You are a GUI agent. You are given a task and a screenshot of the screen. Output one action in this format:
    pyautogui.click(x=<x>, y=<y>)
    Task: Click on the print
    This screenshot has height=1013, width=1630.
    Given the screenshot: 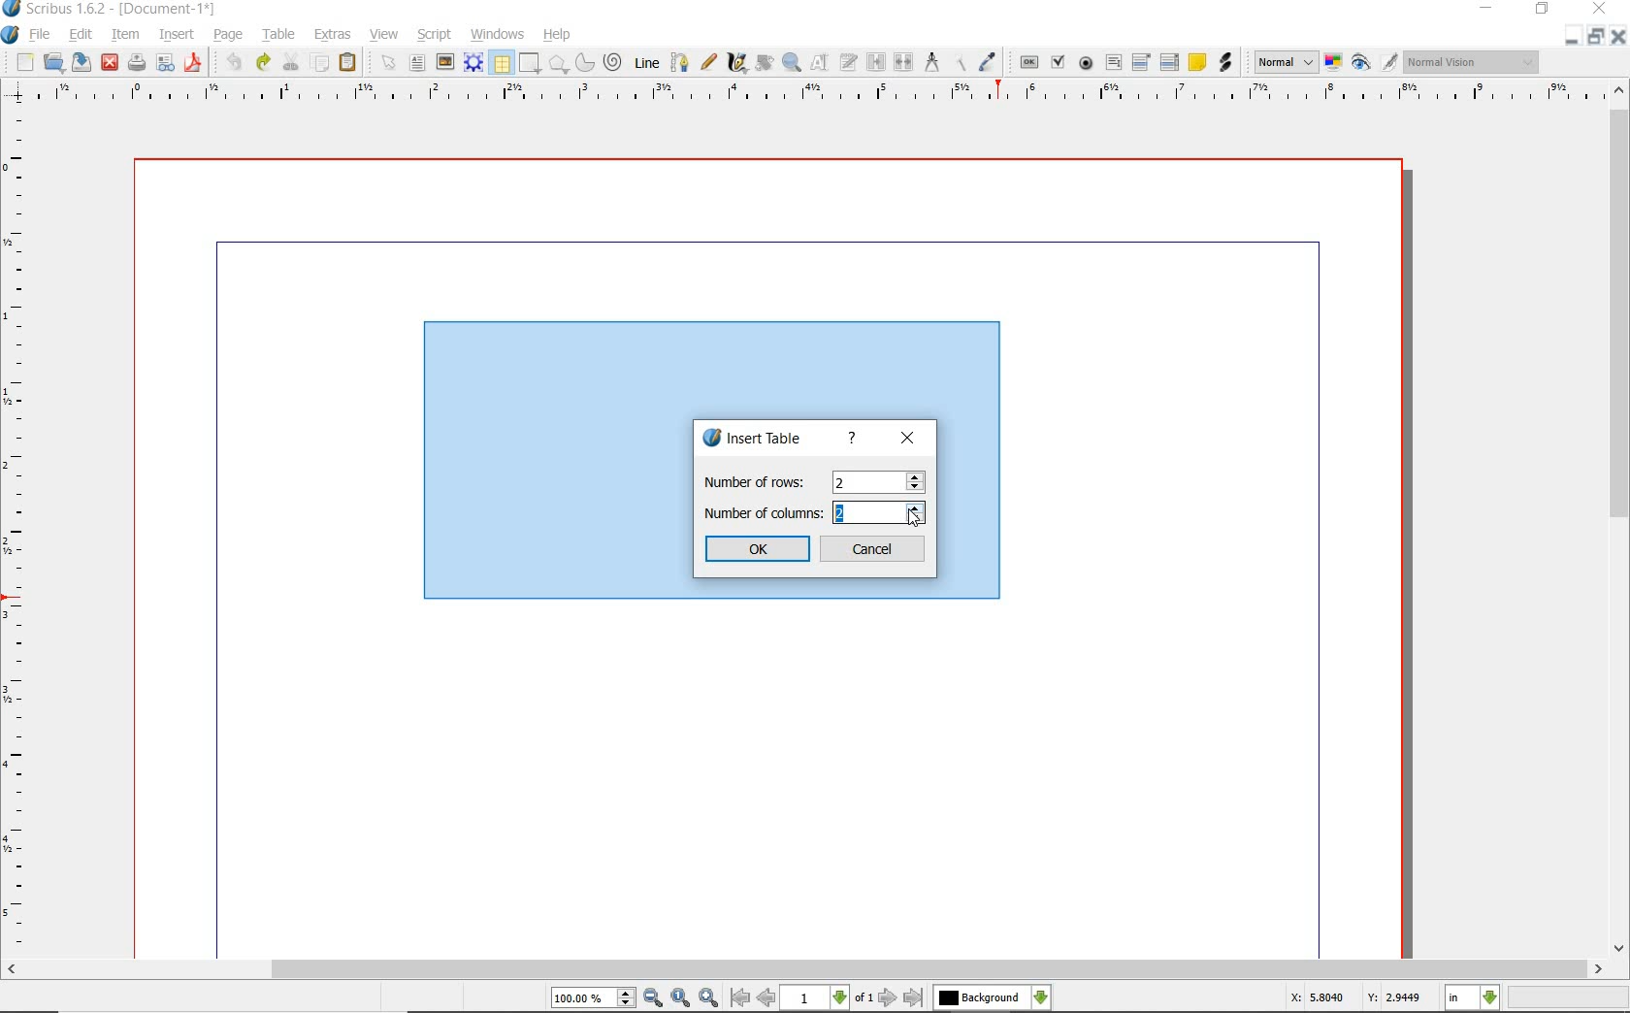 What is the action you would take?
    pyautogui.click(x=135, y=62)
    